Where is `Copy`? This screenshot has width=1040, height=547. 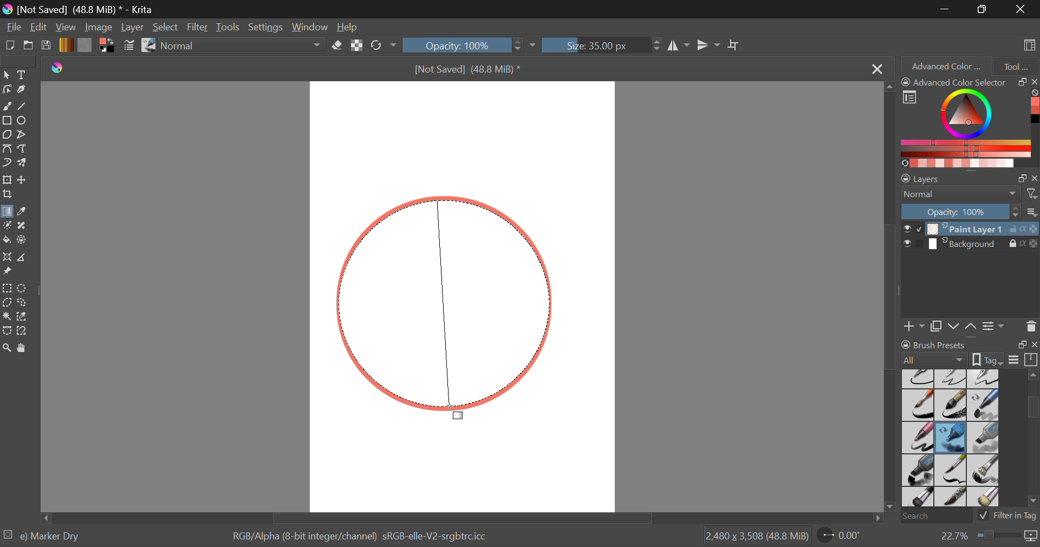 Copy is located at coordinates (938, 324).